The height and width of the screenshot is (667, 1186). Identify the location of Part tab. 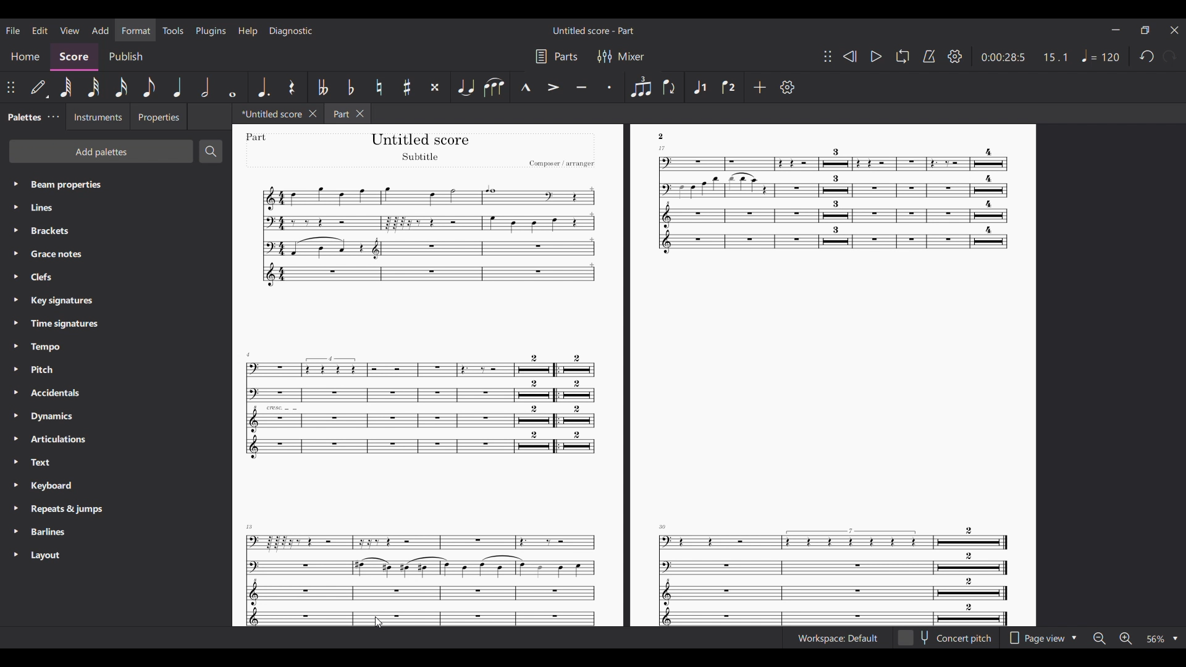
(337, 115).